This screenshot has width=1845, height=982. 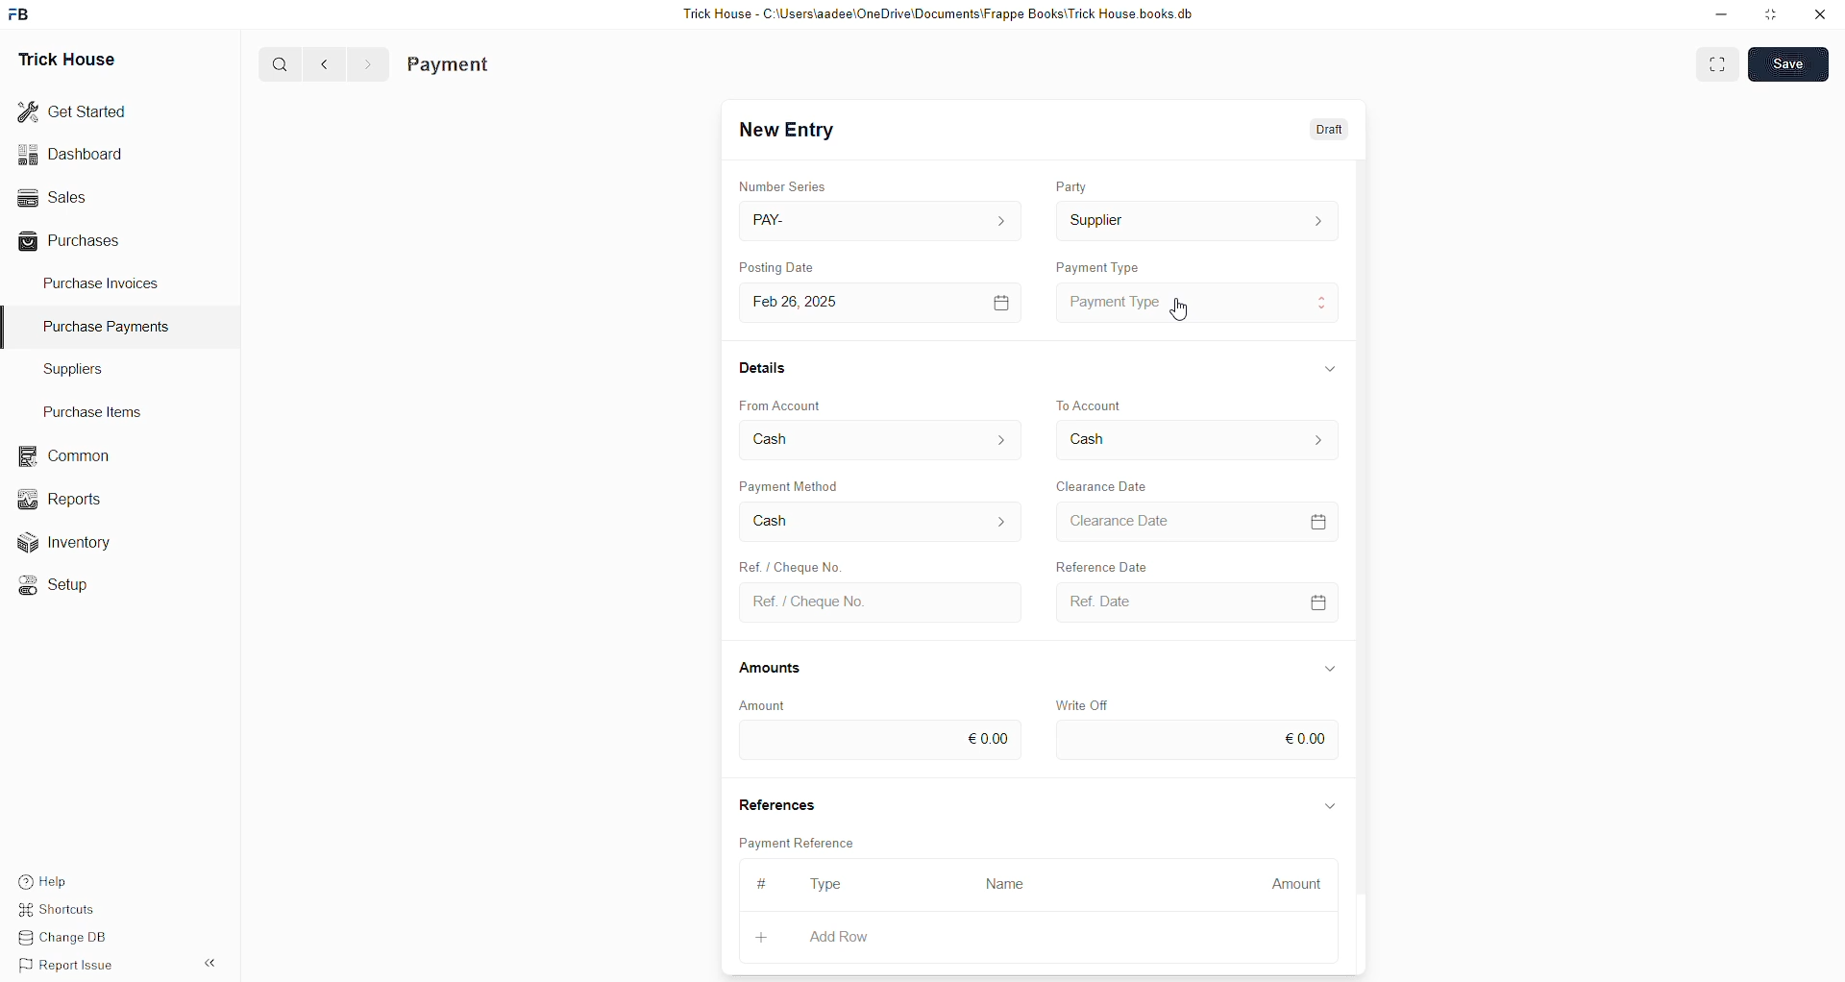 What do you see at coordinates (326, 63) in the screenshot?
I see `back` at bounding box center [326, 63].